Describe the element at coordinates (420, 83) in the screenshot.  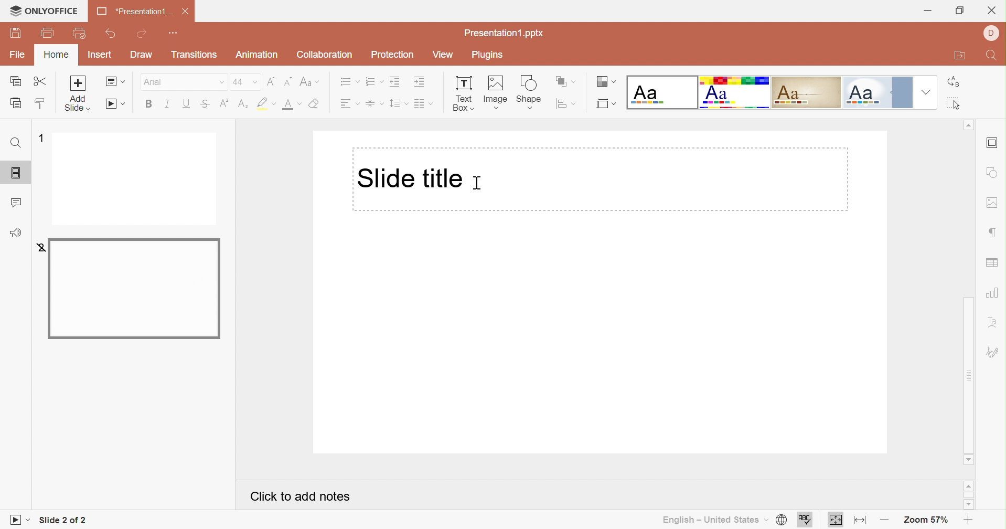
I see `Increase indent` at that location.